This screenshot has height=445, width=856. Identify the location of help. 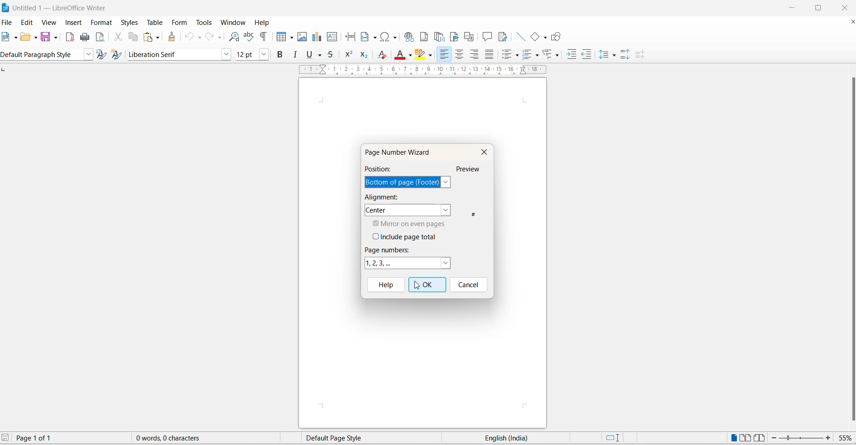
(266, 23).